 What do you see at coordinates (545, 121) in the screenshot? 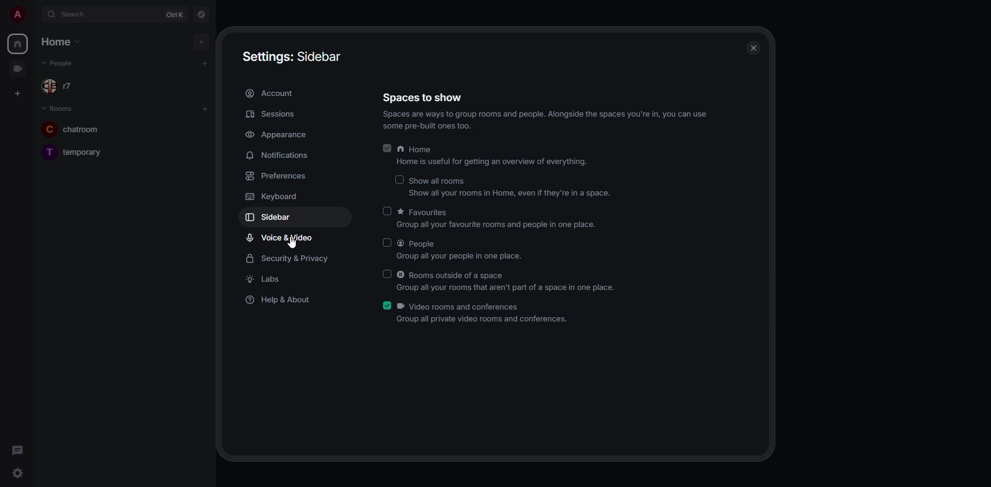
I see `spaces are ways to group` at bounding box center [545, 121].